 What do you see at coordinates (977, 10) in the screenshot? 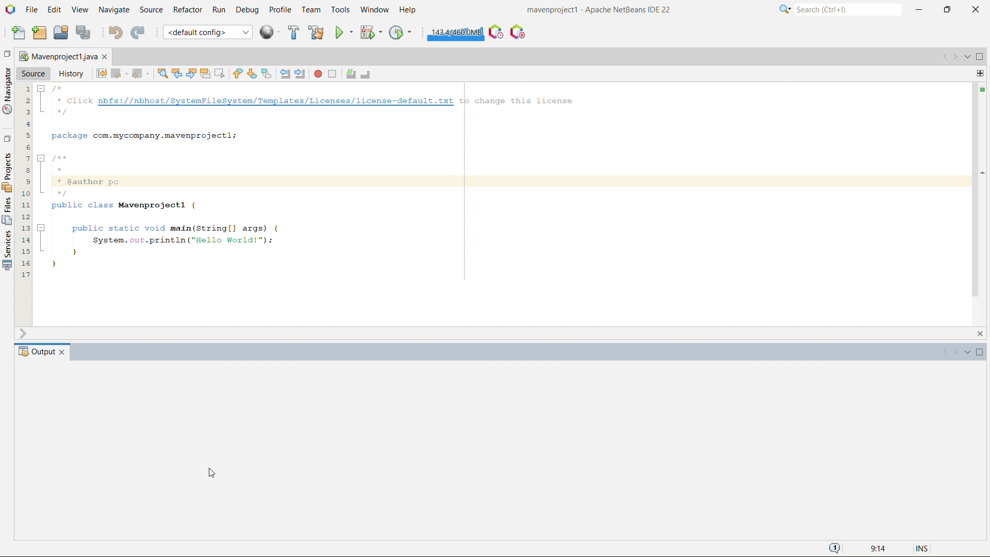
I see `close` at bounding box center [977, 10].